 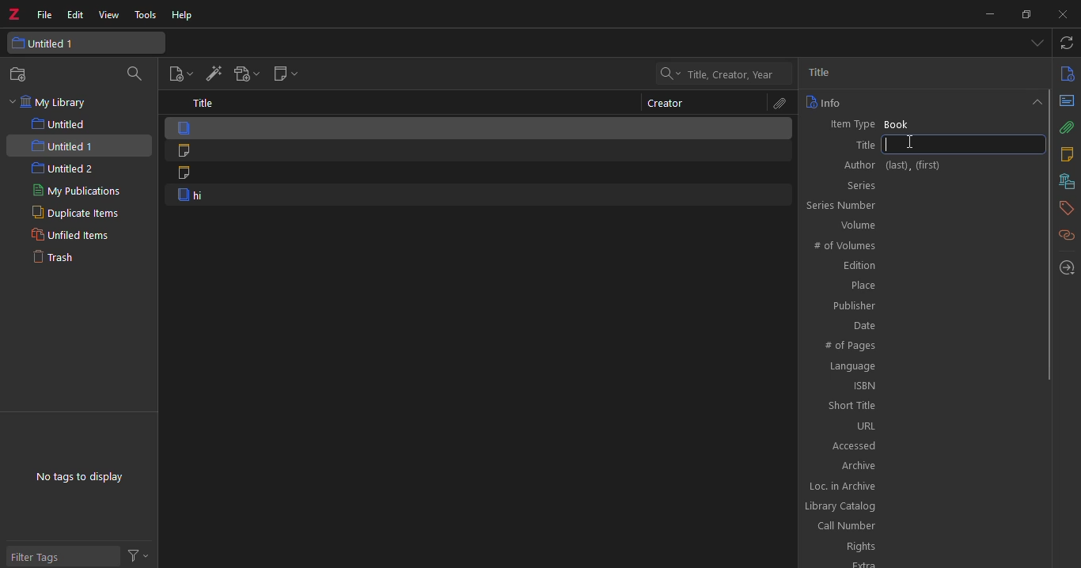 I want to click on number of pages, so click(x=924, y=344).